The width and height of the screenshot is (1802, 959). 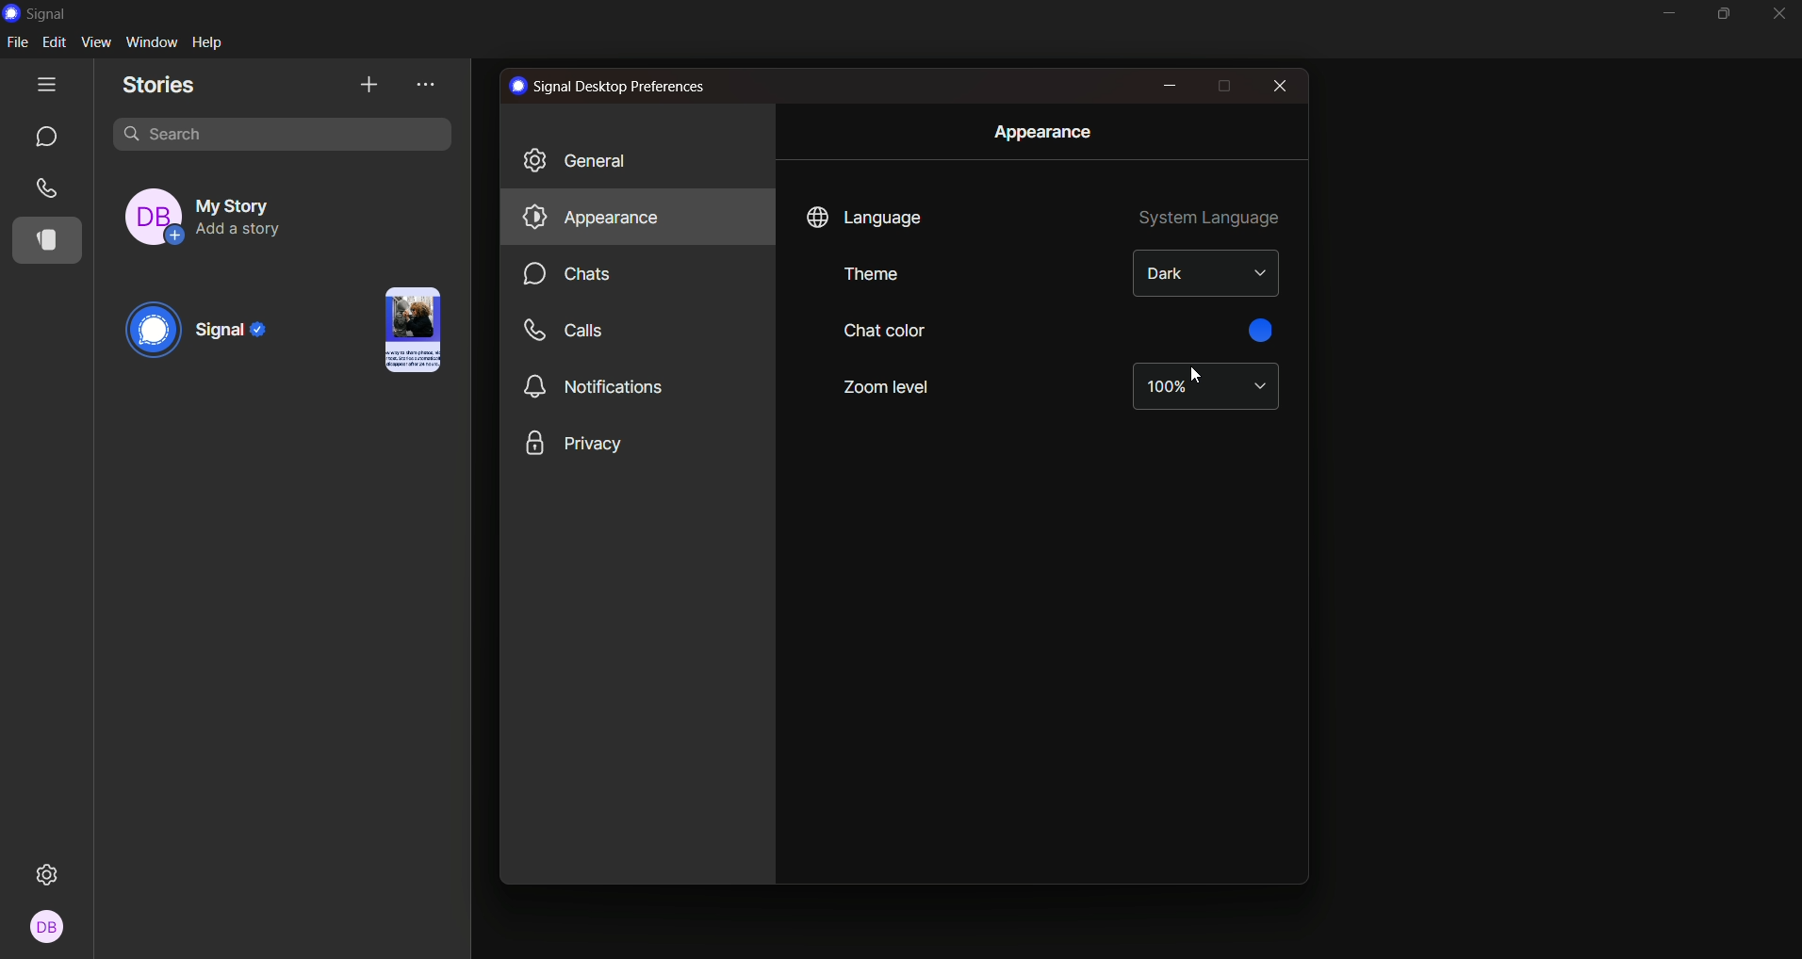 I want to click on edit, so click(x=57, y=44).